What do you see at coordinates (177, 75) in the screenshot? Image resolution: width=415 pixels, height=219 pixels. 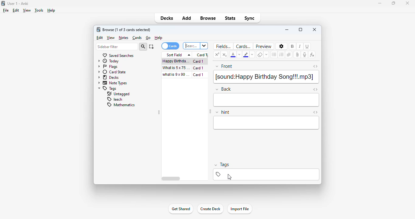 I see `what is 9x90=?` at bounding box center [177, 75].